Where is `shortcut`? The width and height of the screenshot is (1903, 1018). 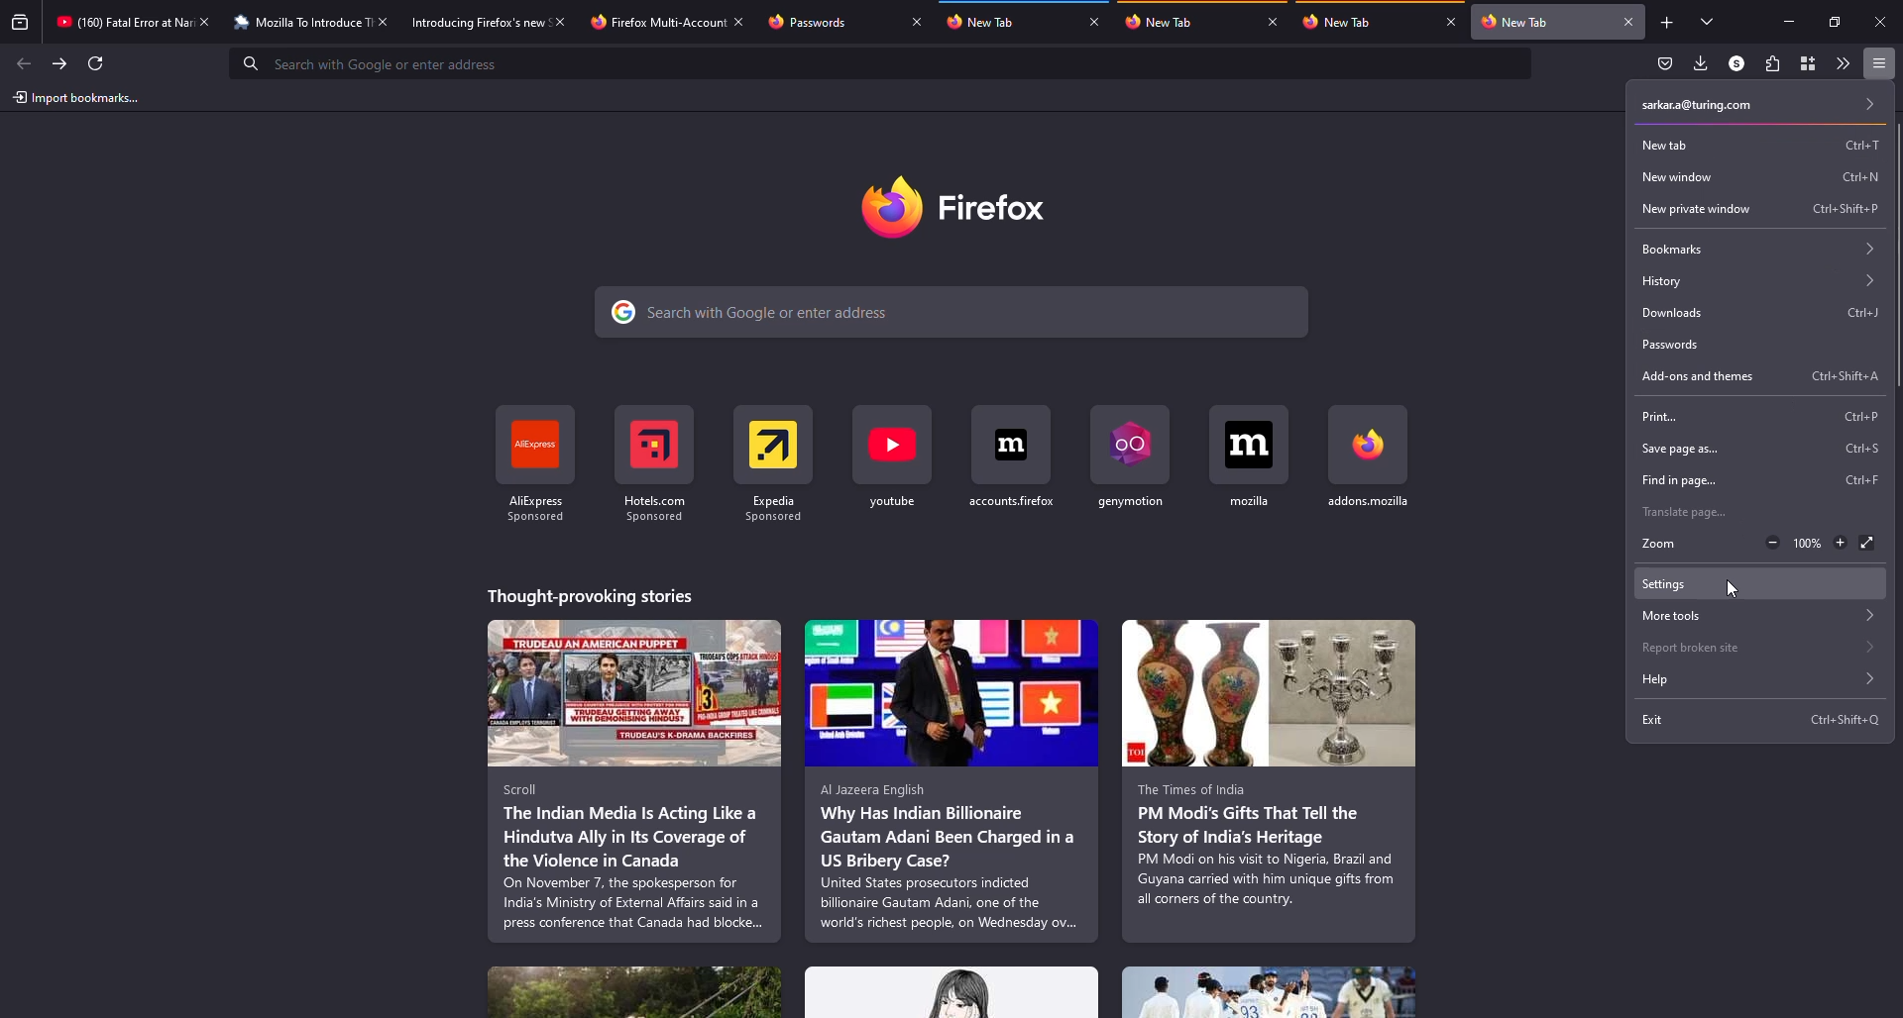
shortcut is located at coordinates (774, 464).